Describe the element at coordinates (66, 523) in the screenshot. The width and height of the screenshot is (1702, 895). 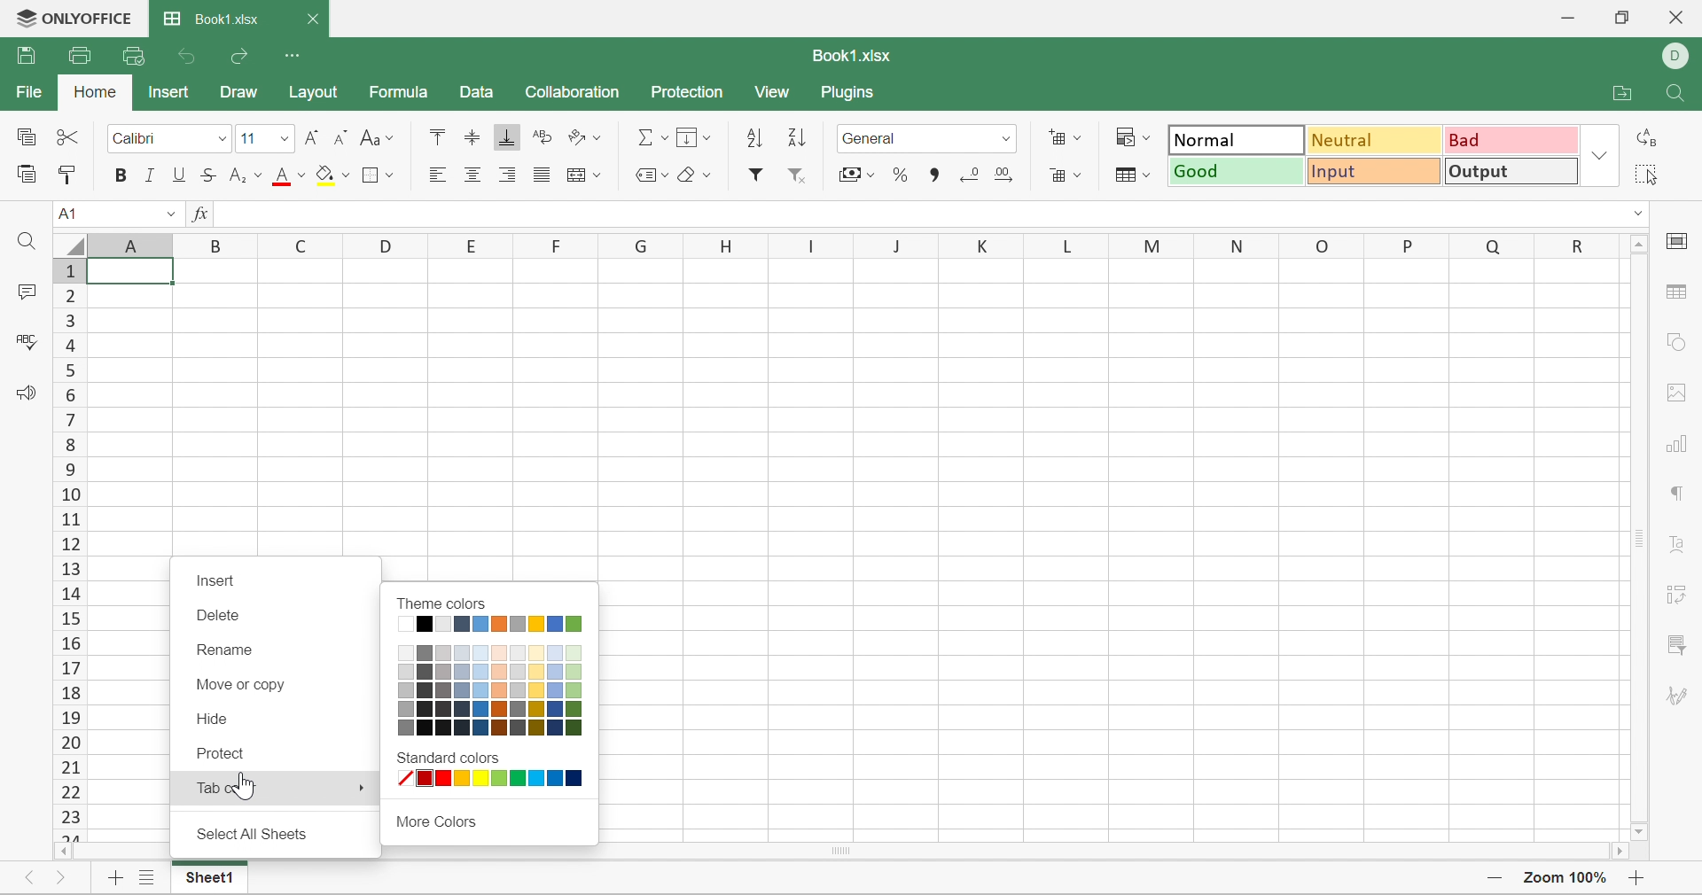
I see `11` at that location.